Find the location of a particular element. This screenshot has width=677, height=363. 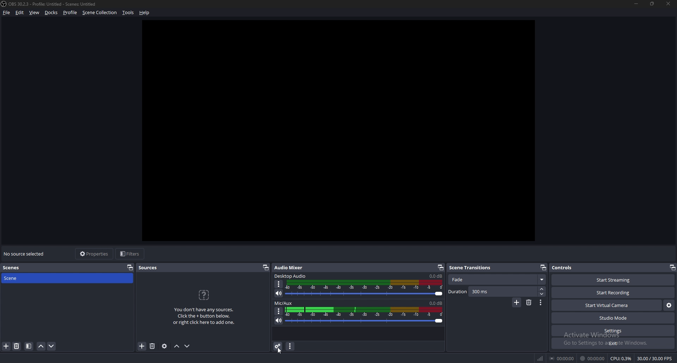

scene transitions is located at coordinates (474, 267).